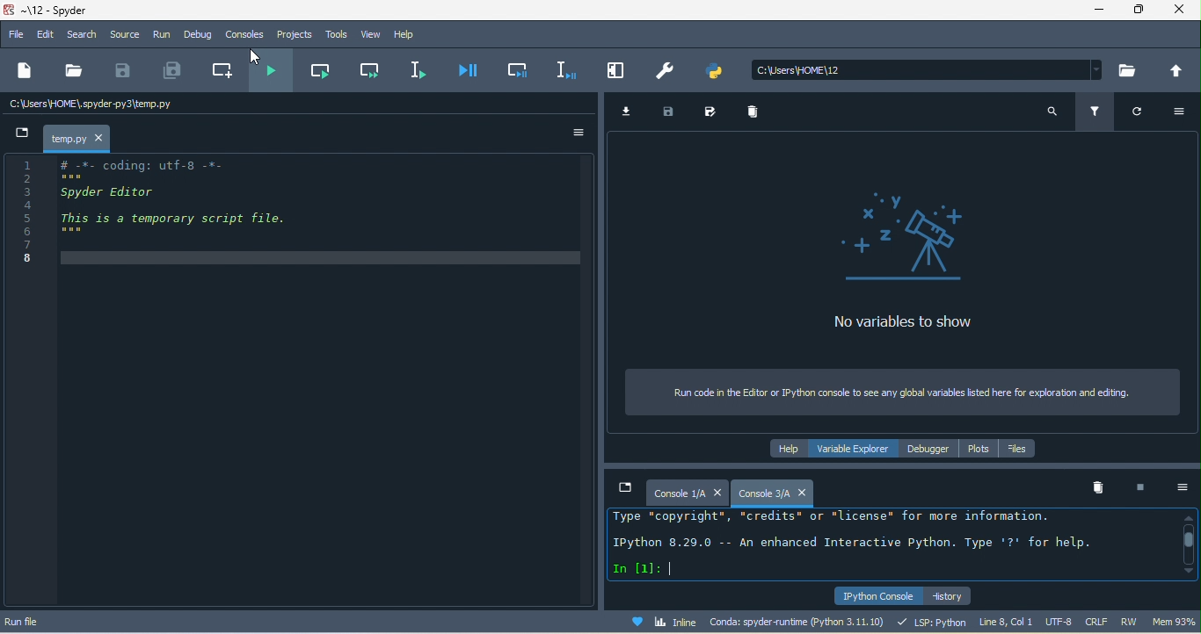 This screenshot has width=1201, height=634. What do you see at coordinates (623, 488) in the screenshot?
I see `browse tabs` at bounding box center [623, 488].